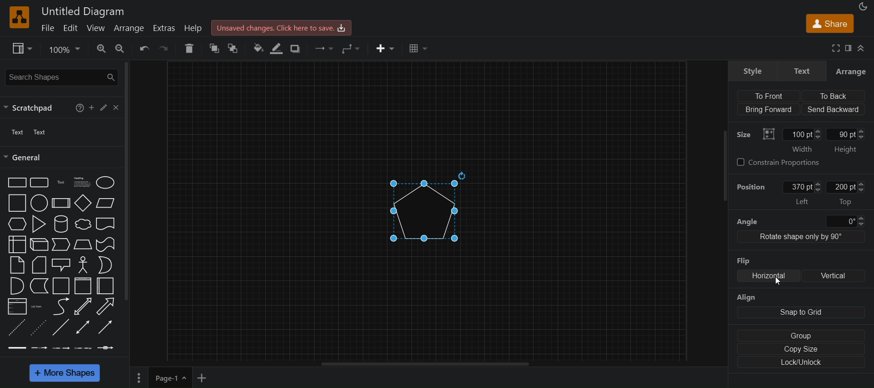 This screenshot has width=874, height=388. What do you see at coordinates (189, 48) in the screenshot?
I see `delete` at bounding box center [189, 48].